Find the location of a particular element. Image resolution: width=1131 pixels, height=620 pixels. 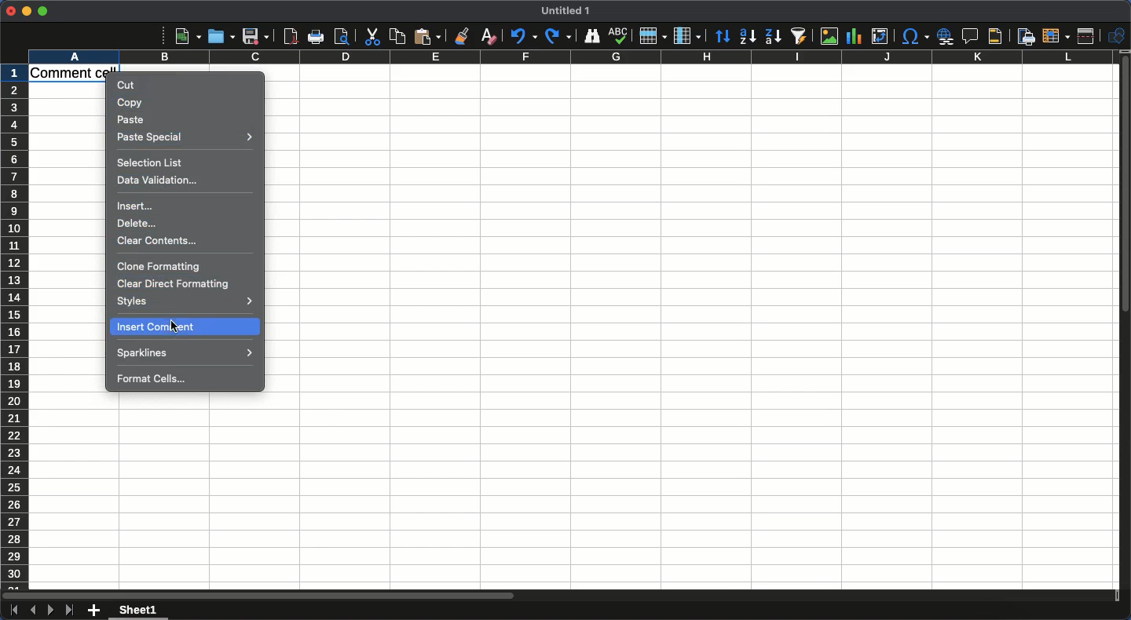

Title is located at coordinates (567, 11).